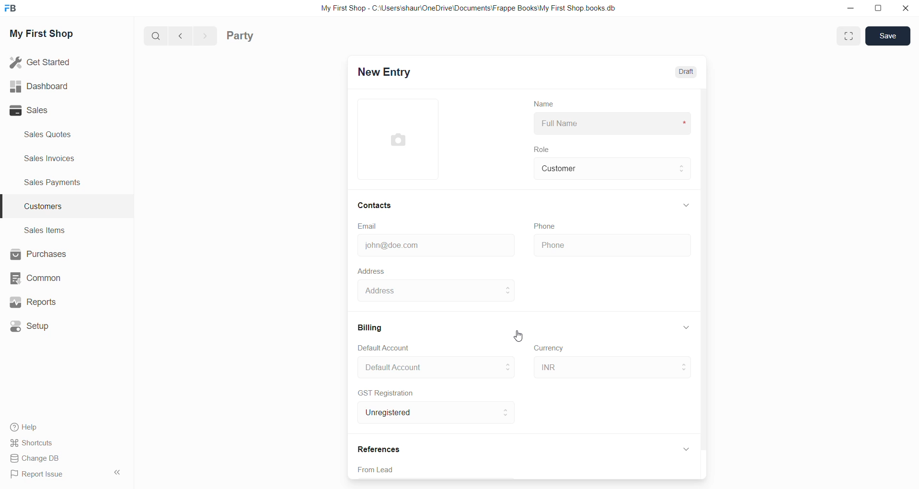  Describe the element at coordinates (599, 365) in the screenshot. I see `Select Currency` at that location.